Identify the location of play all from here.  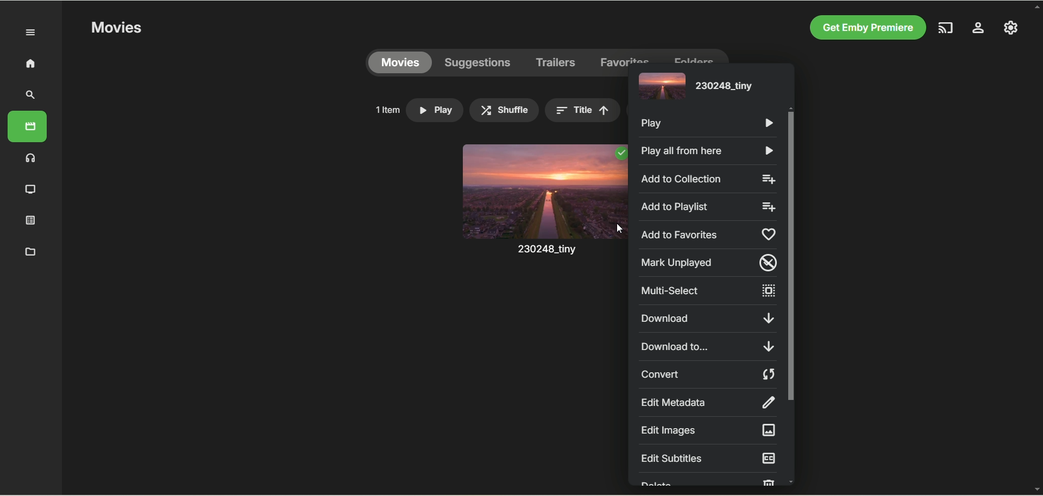
(705, 151).